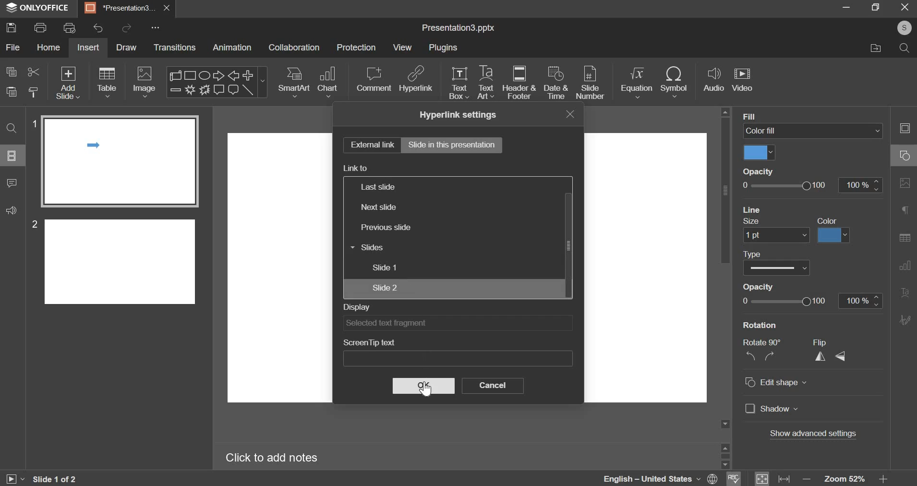 The image size is (917, 486). Describe the element at coordinates (742, 81) in the screenshot. I see `video` at that location.